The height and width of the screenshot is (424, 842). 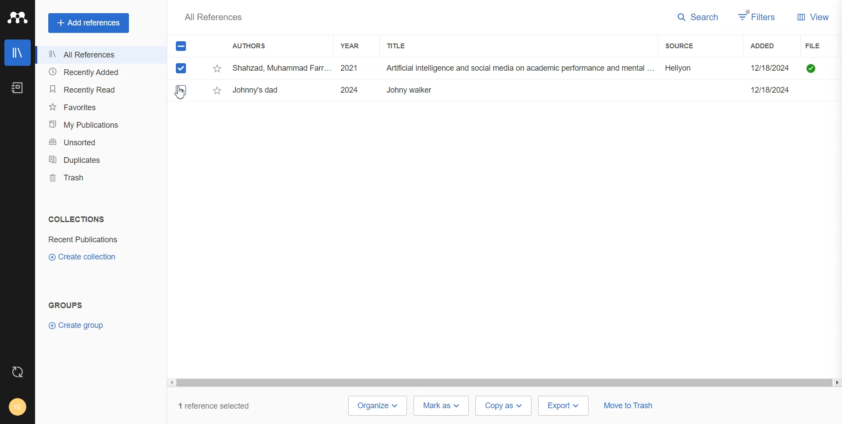 What do you see at coordinates (181, 46) in the screenshot?
I see `All Marks` at bounding box center [181, 46].